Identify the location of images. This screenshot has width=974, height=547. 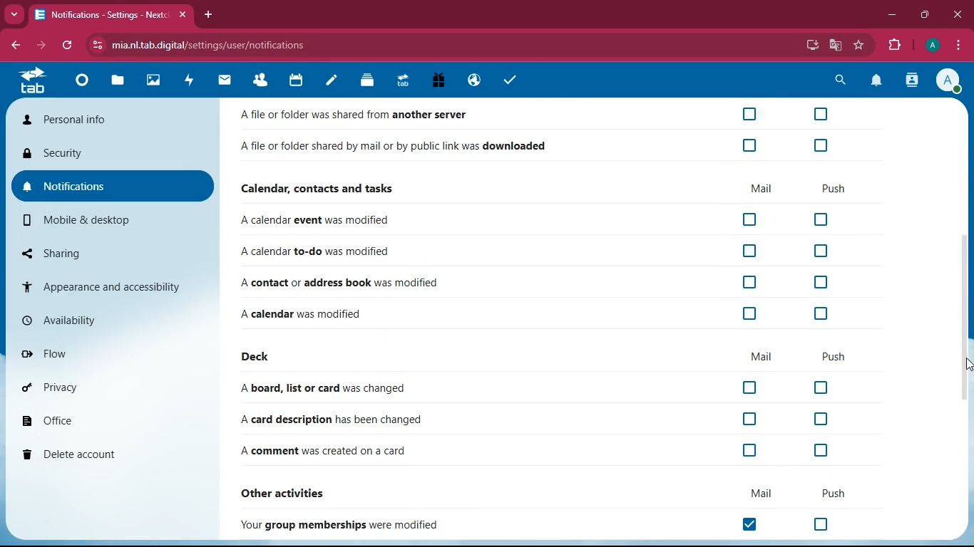
(152, 81).